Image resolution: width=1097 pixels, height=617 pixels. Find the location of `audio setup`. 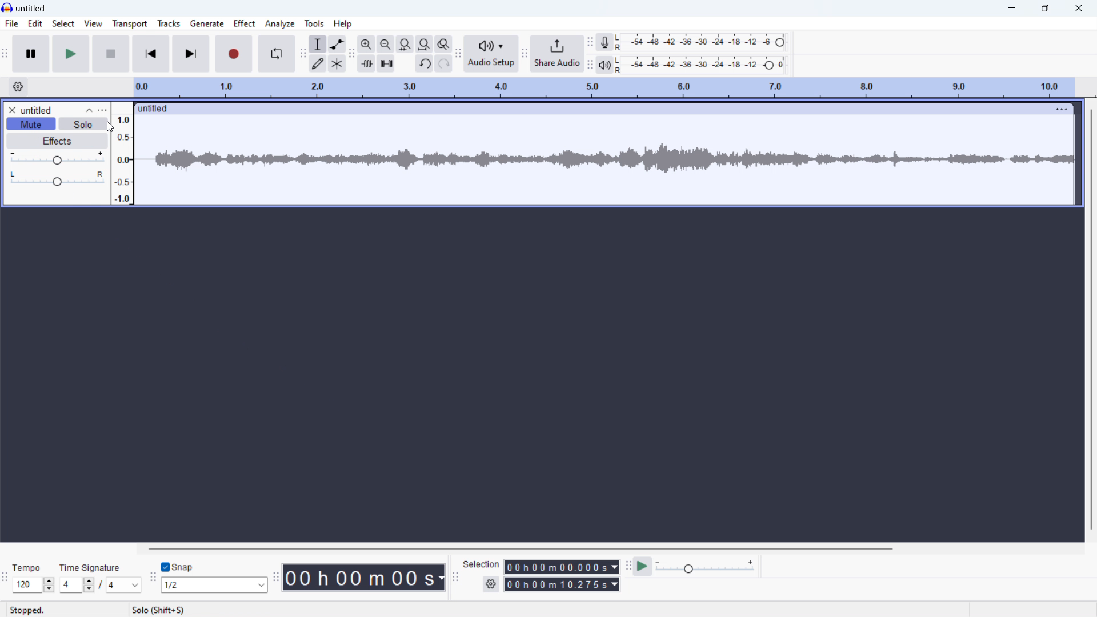

audio setup is located at coordinates (491, 54).